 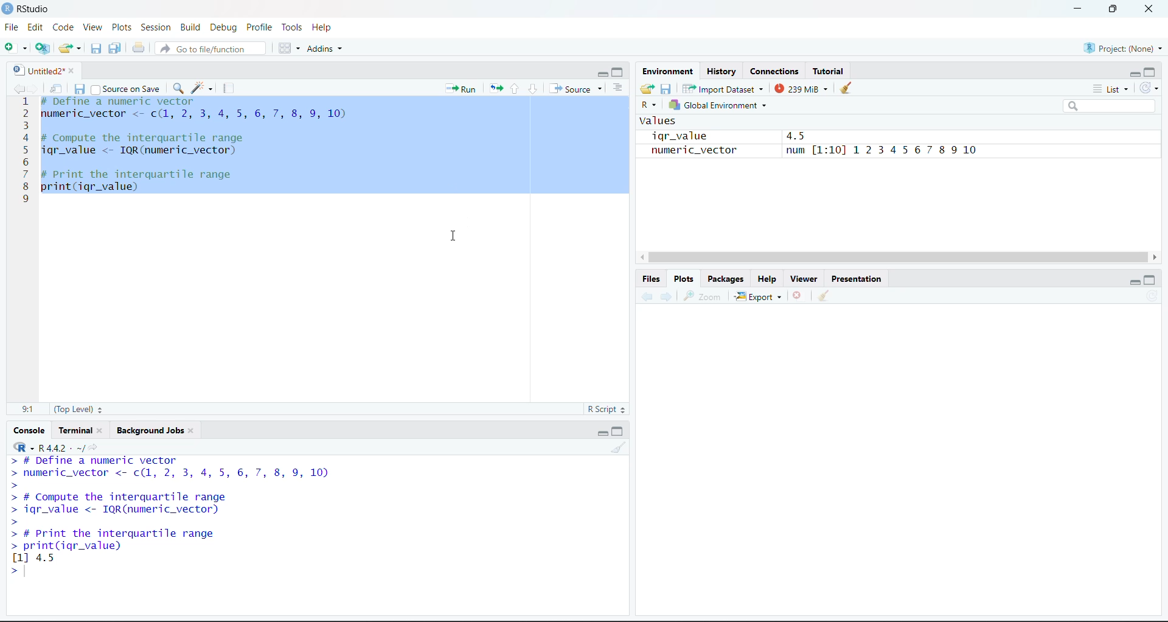 What do you see at coordinates (193, 518) in the screenshot?
I see `> # Define a numeric vector

> numeric_vector <- c(1, 2, 3, 4, 5, 6, 7, 8, 9, 10)
>

> # Compute the interquartile range

> igr_value <- IQR(numeric_vector)

>

> # Print the interquartile range

> print(igr_value)

[1] 4.5

>|` at bounding box center [193, 518].